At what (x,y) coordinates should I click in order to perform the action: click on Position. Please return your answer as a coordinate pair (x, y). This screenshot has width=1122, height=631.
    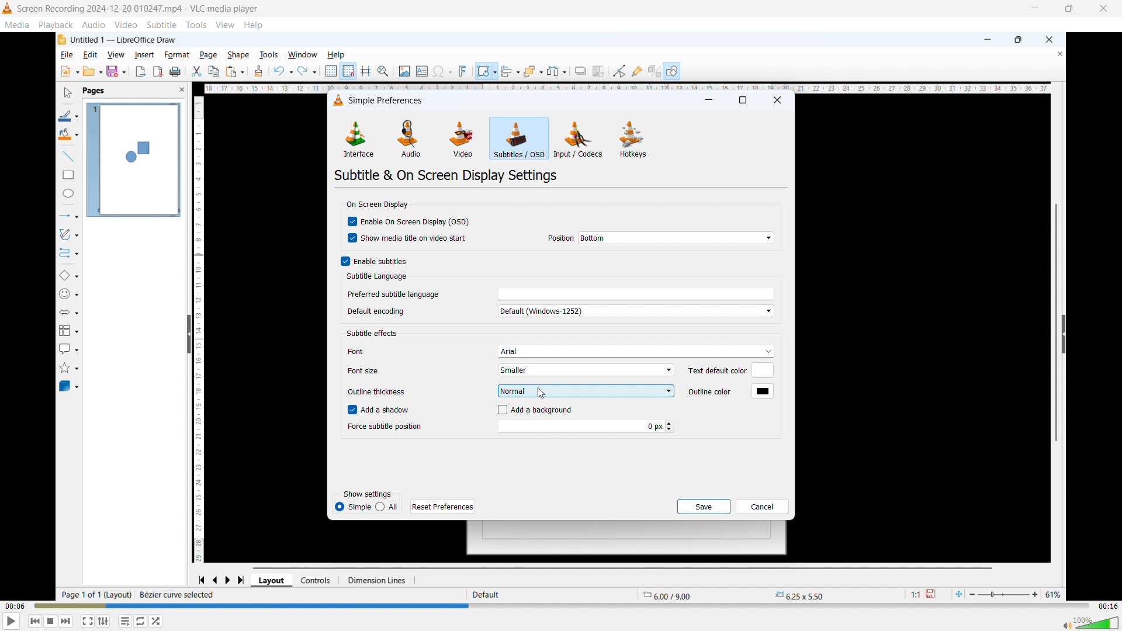
    Looking at the image, I should click on (560, 237).